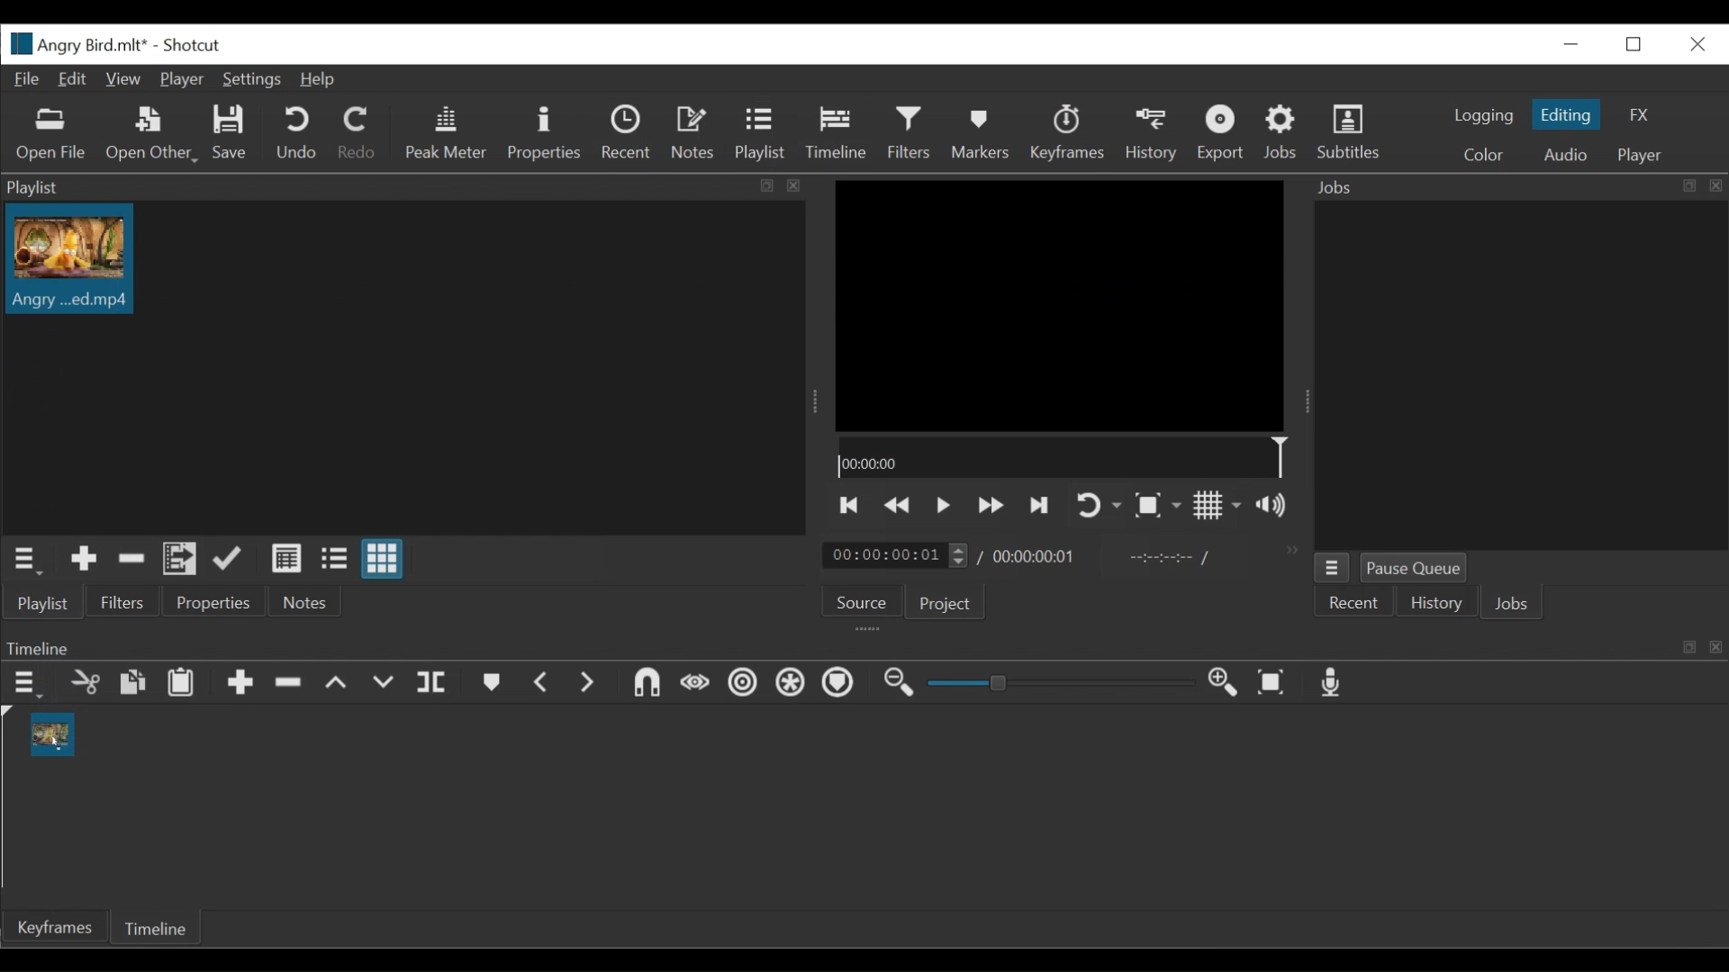 Image resolution: width=1729 pixels, height=972 pixels. What do you see at coordinates (1560, 154) in the screenshot?
I see `Audio` at bounding box center [1560, 154].